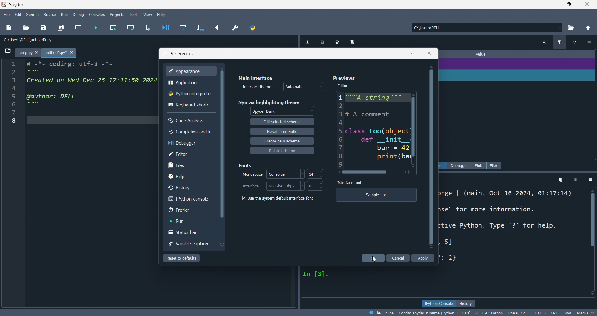  What do you see at coordinates (161, 14) in the screenshot?
I see `help` at bounding box center [161, 14].